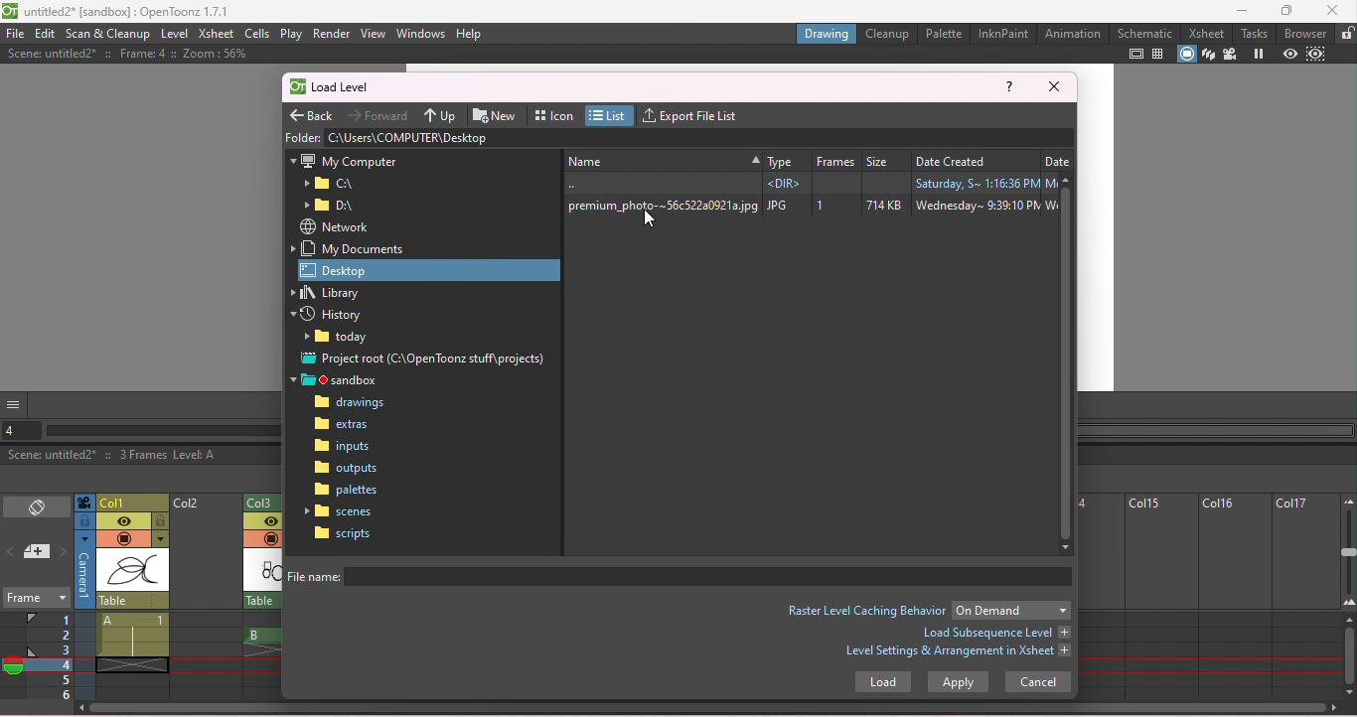 This screenshot has height=717, width=1357. I want to click on Sandbox, so click(342, 380).